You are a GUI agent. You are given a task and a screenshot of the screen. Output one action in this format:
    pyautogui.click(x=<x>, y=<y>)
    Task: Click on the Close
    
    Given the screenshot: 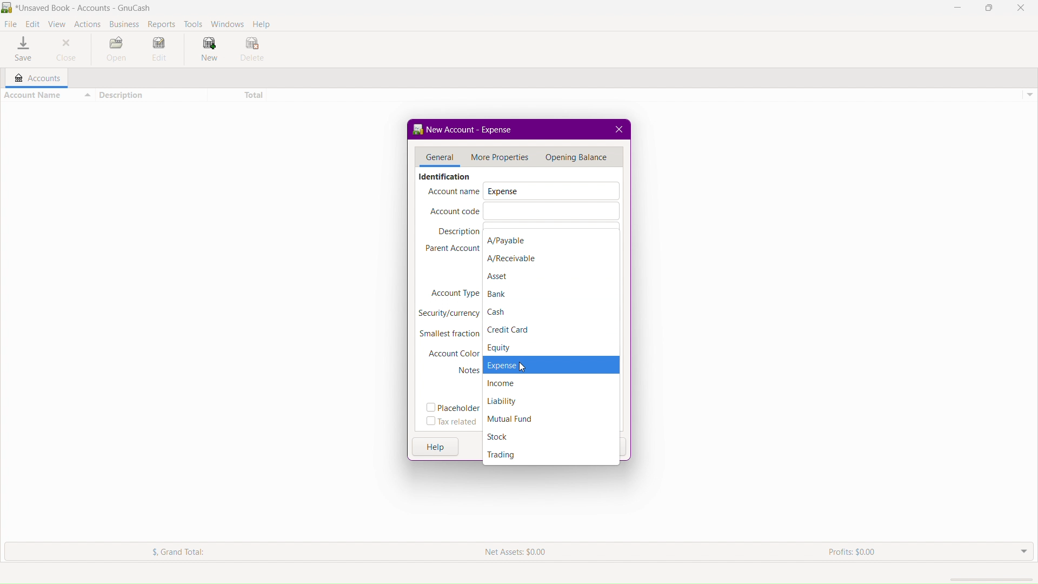 What is the action you would take?
    pyautogui.click(x=70, y=50)
    